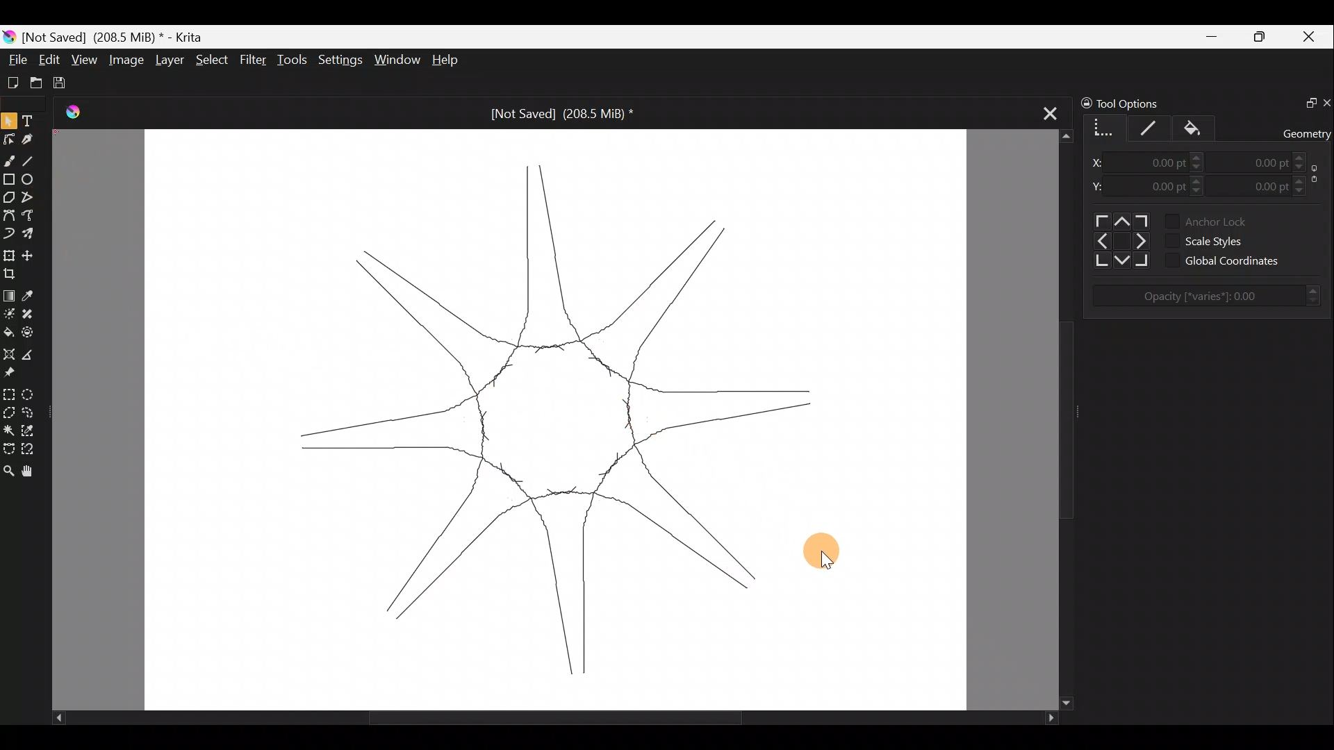  I want to click on Transform a layer/selection, so click(9, 254).